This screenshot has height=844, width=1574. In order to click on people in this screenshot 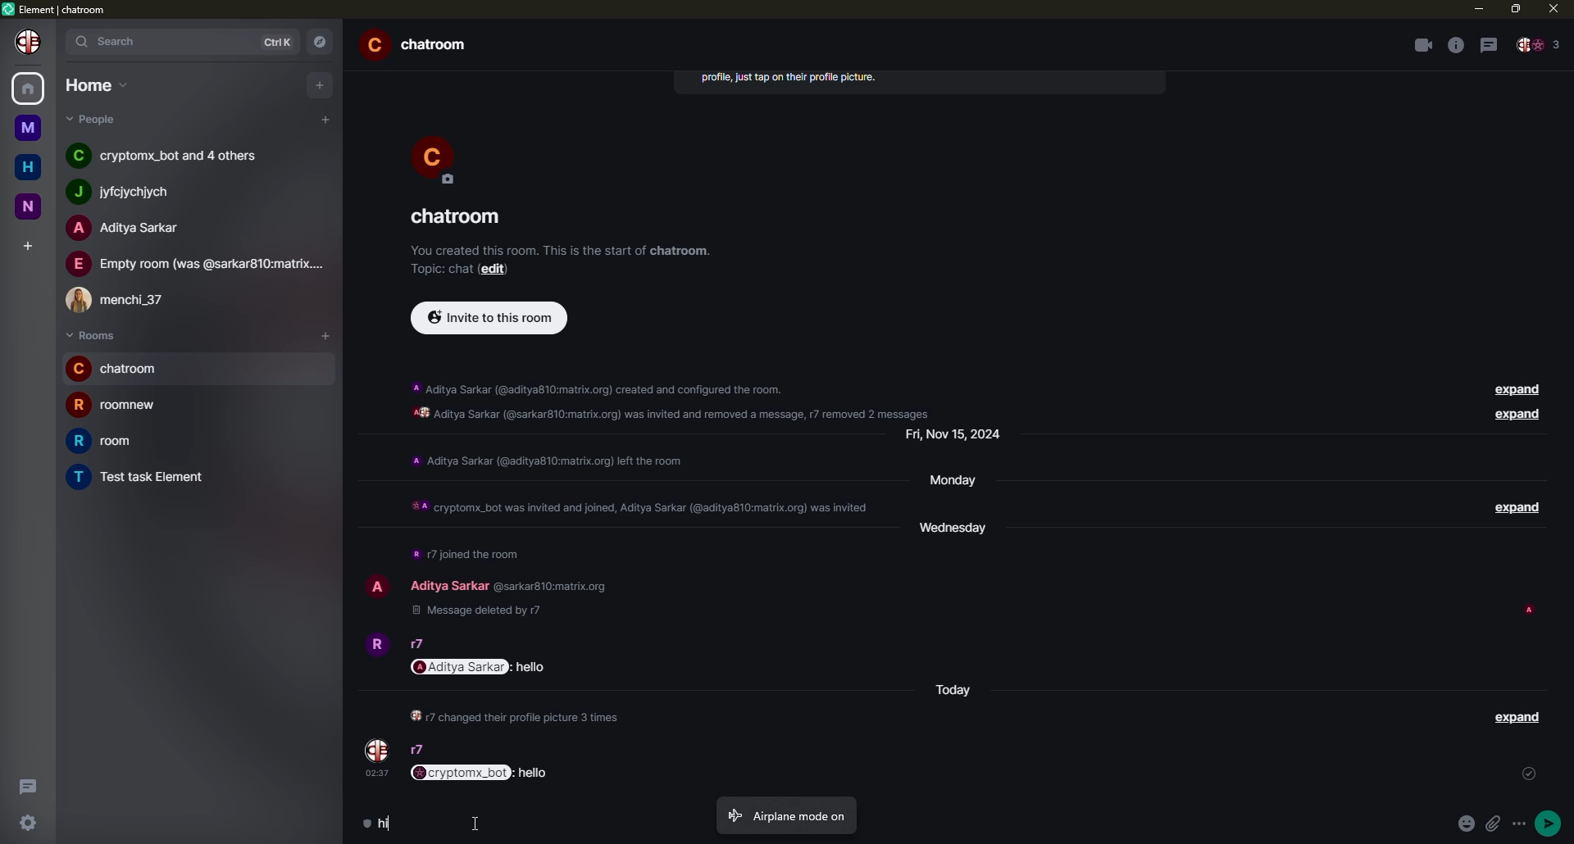, I will do `click(125, 301)`.